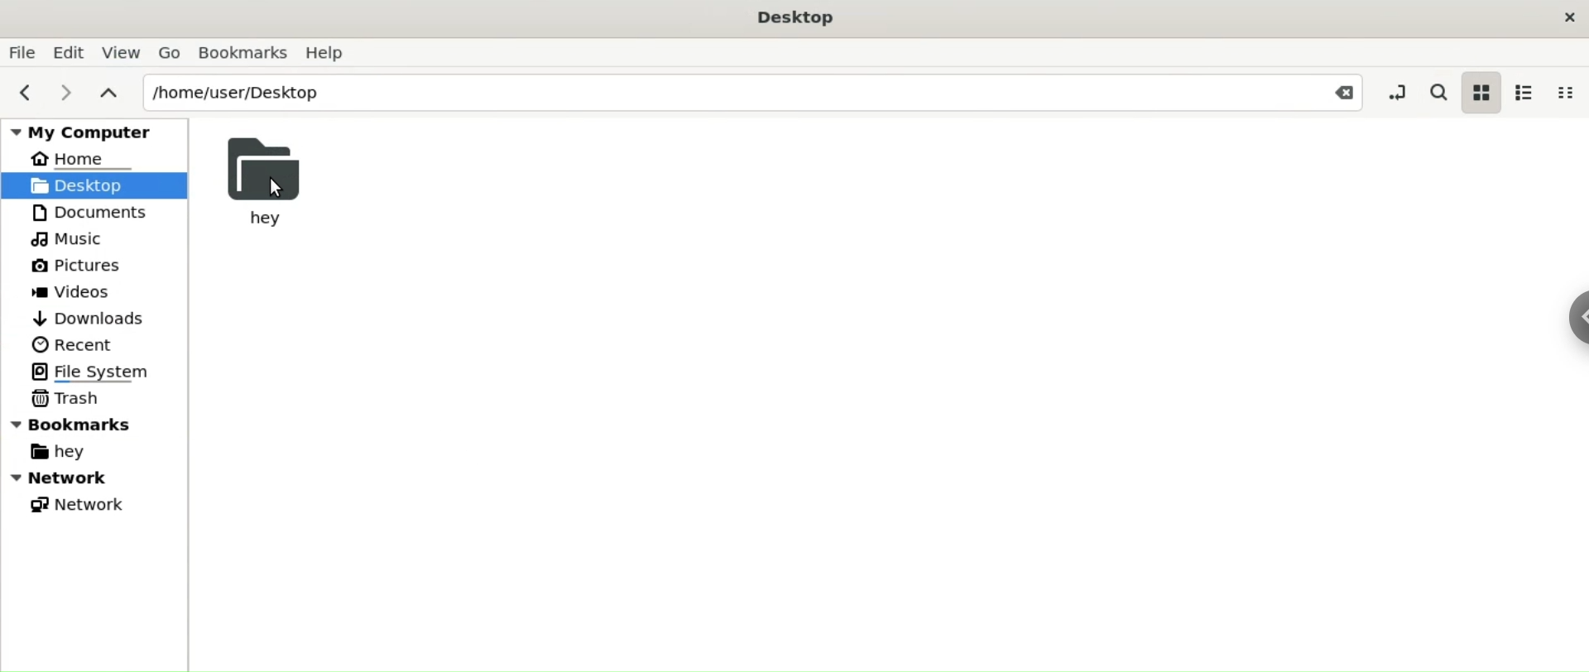  What do you see at coordinates (1482, 93) in the screenshot?
I see `icon view` at bounding box center [1482, 93].